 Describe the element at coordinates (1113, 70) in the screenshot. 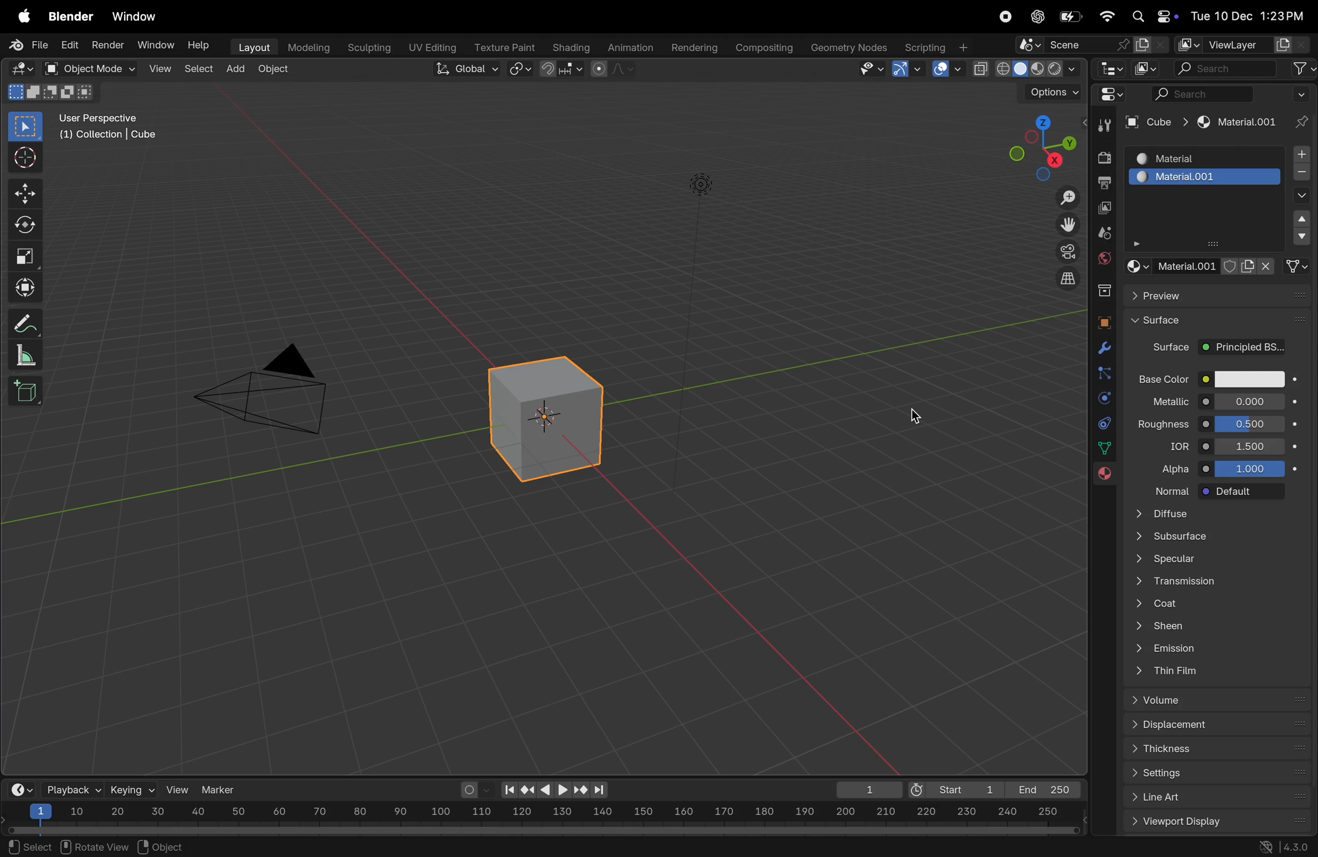

I see `editor type` at that location.